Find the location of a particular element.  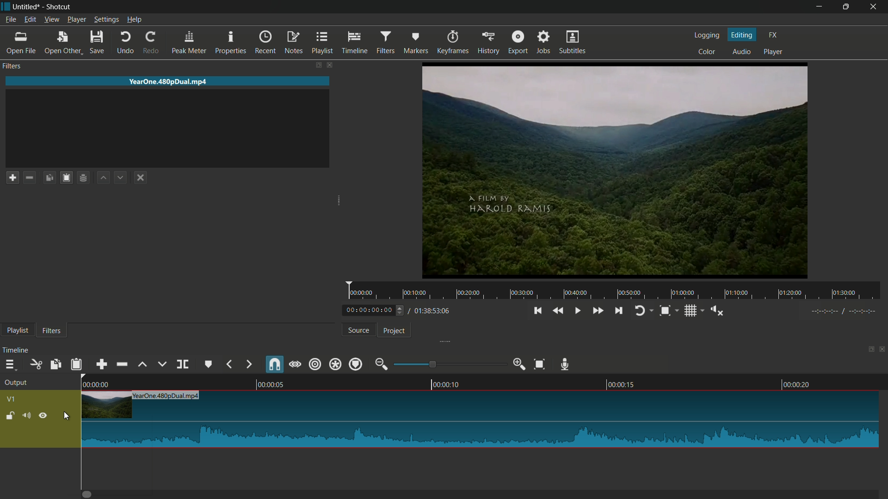

settings menu is located at coordinates (106, 19).